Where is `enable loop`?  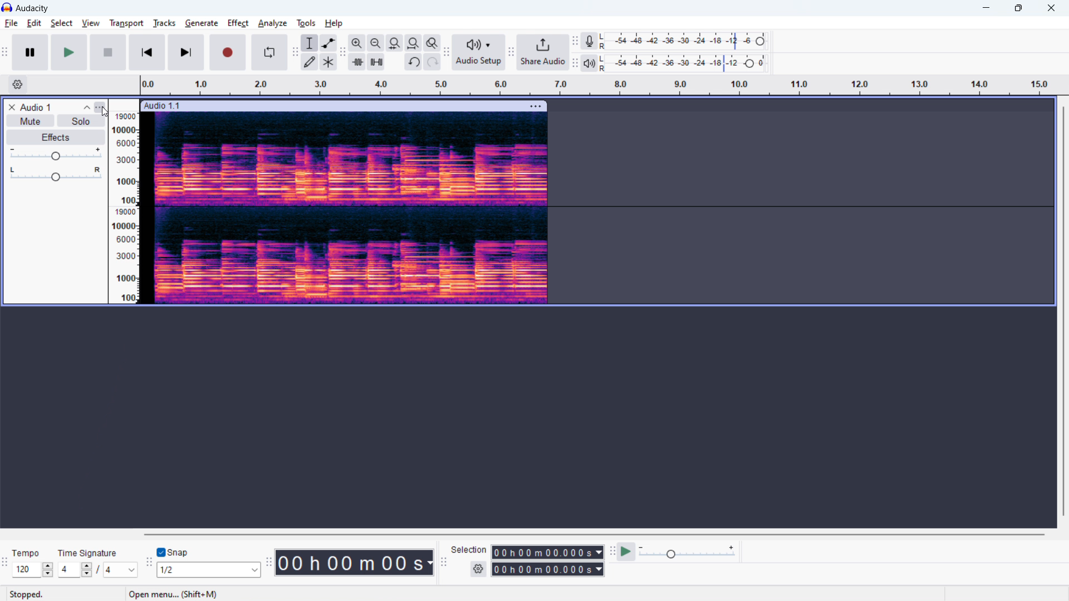 enable loop is located at coordinates (269, 53).